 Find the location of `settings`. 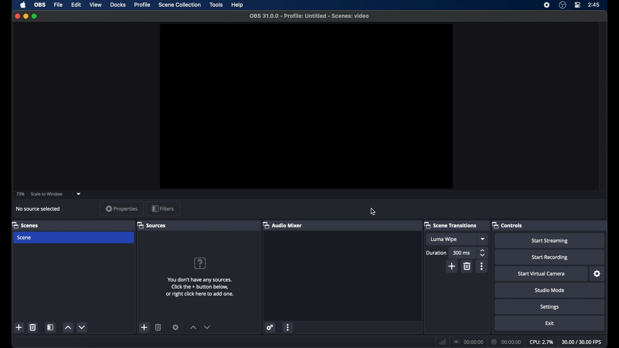

settings is located at coordinates (596, 274).